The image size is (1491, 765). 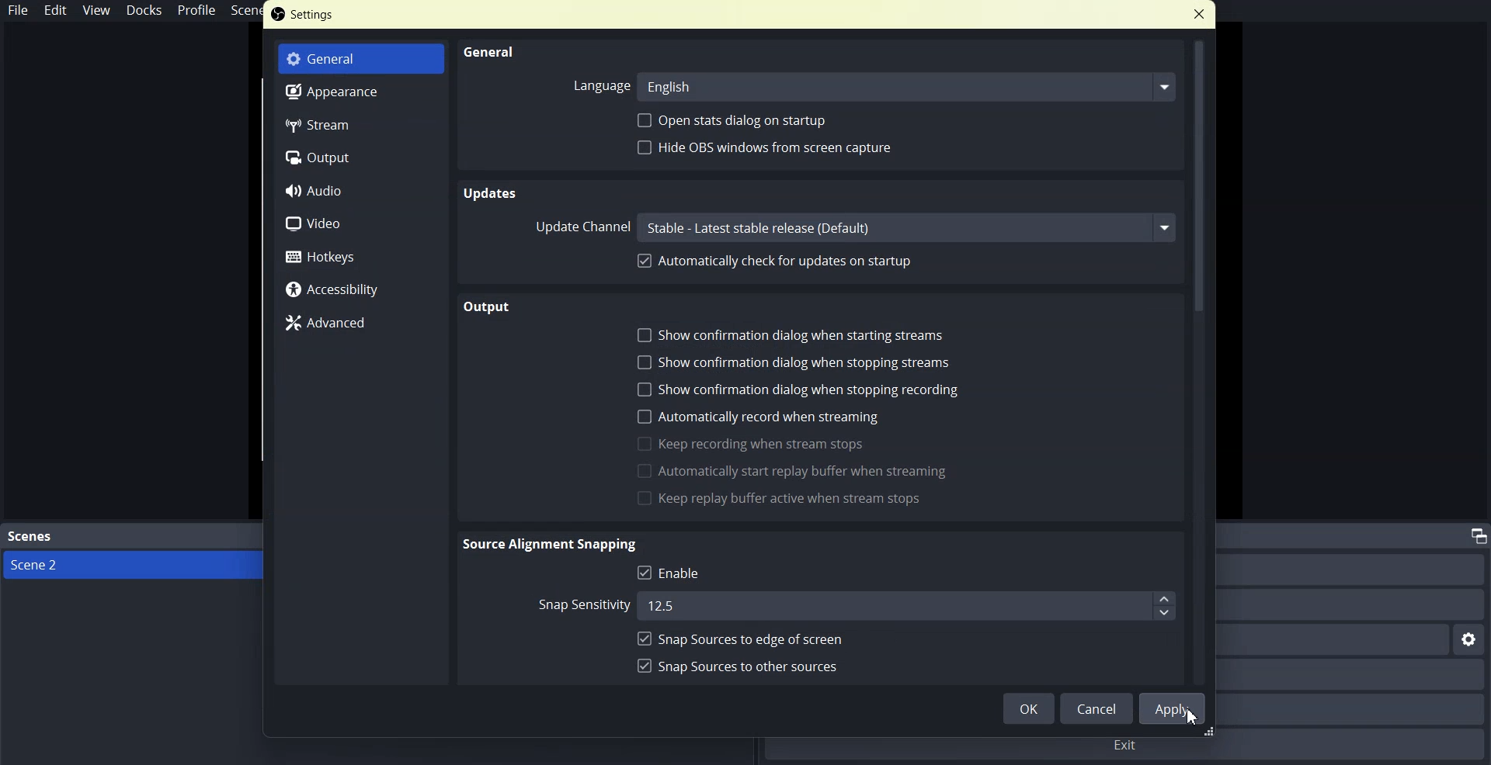 I want to click on Language, so click(x=600, y=84).